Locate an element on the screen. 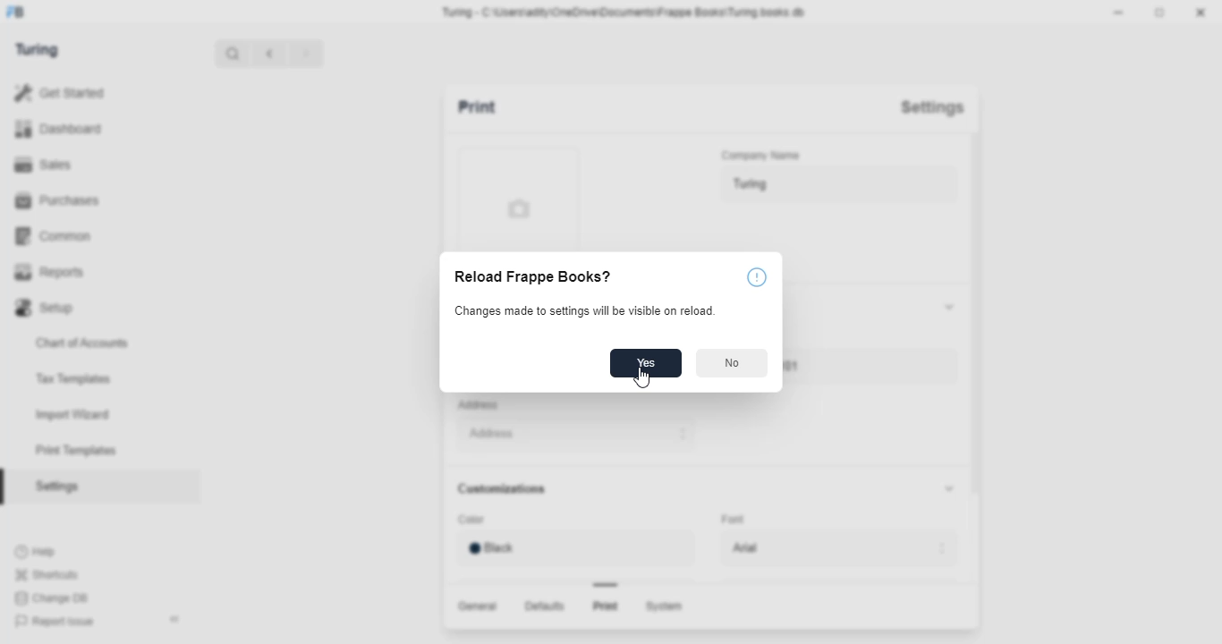  Print Templates is located at coordinates (83, 451).